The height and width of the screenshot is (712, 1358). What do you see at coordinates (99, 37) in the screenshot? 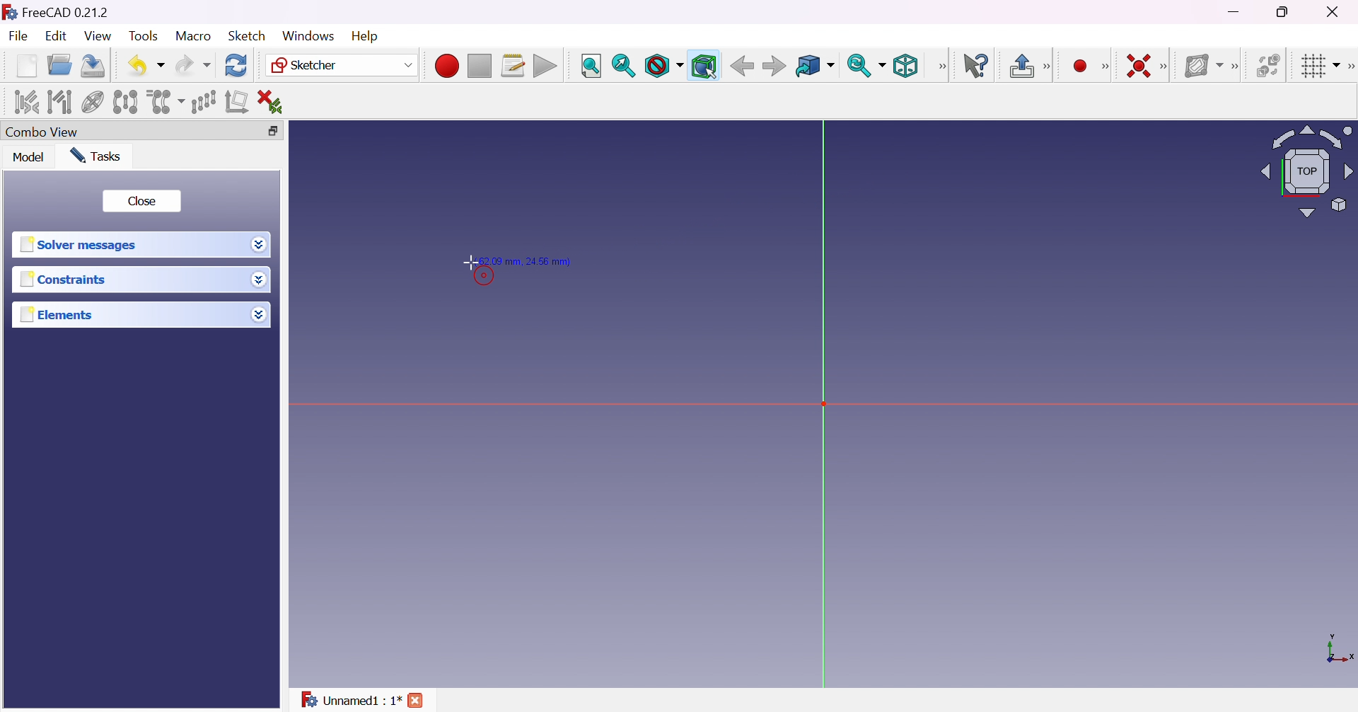
I see `View` at bounding box center [99, 37].